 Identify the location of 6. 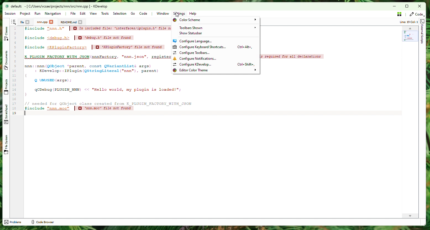
(15, 52).